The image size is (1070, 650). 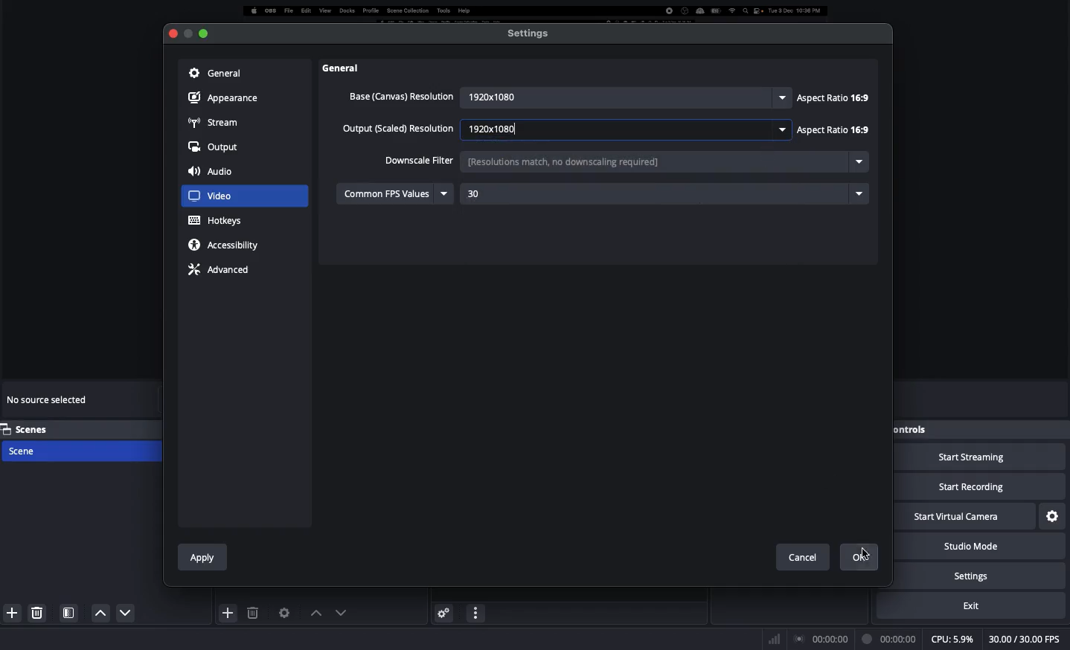 I want to click on Add, so click(x=228, y=612).